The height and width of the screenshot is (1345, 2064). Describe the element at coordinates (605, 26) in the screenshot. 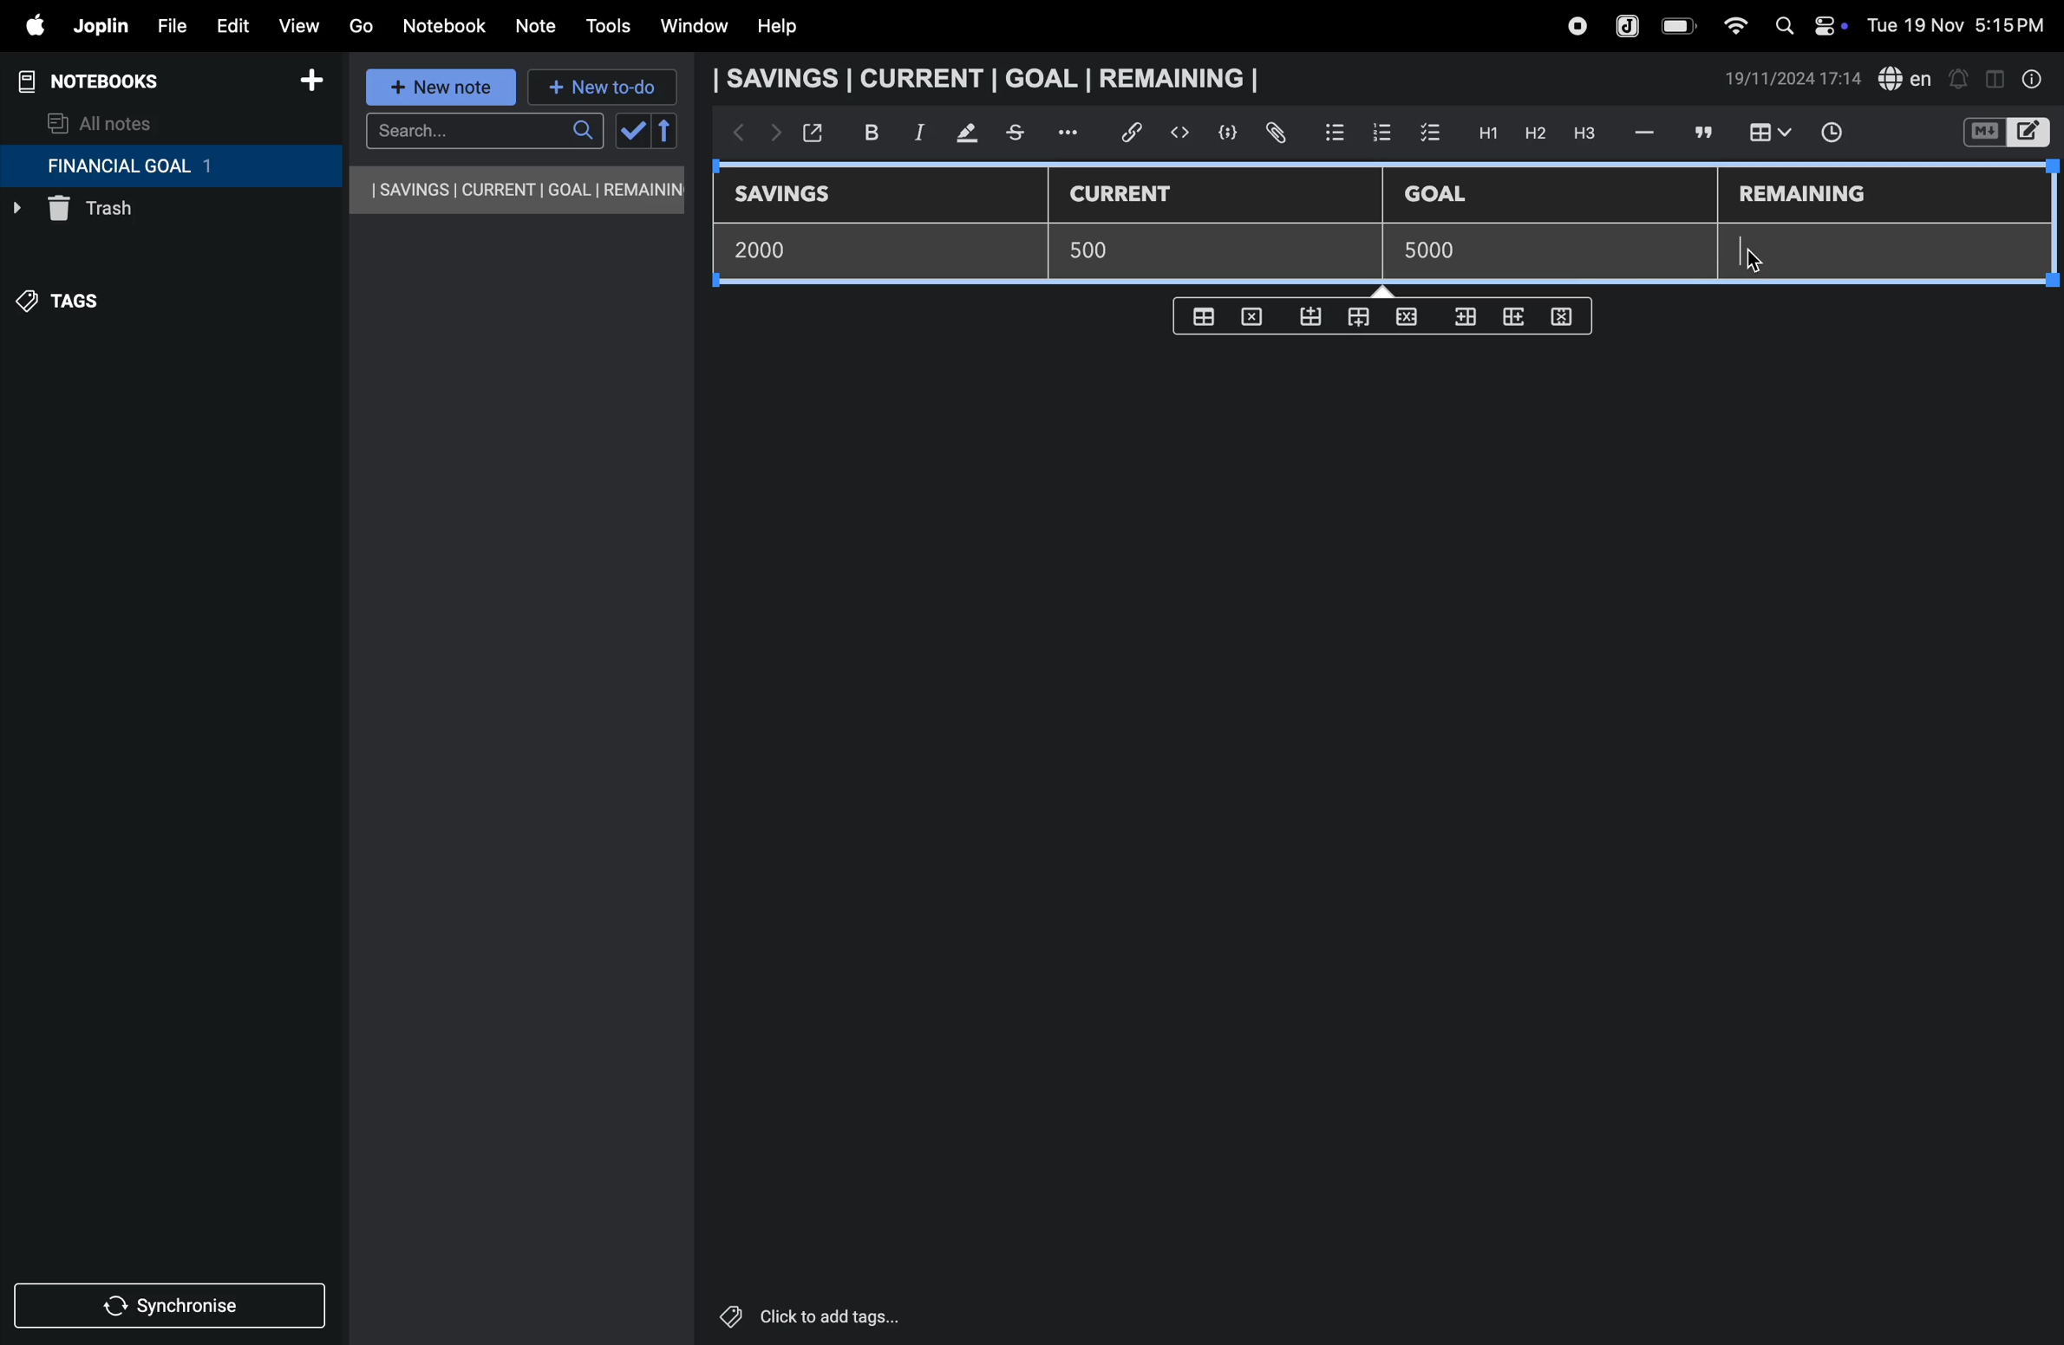

I see `tools` at that location.